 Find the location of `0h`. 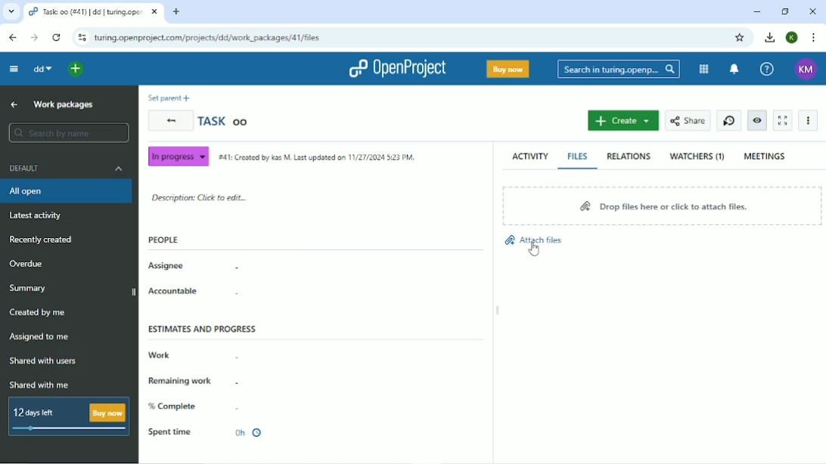

0h is located at coordinates (247, 433).